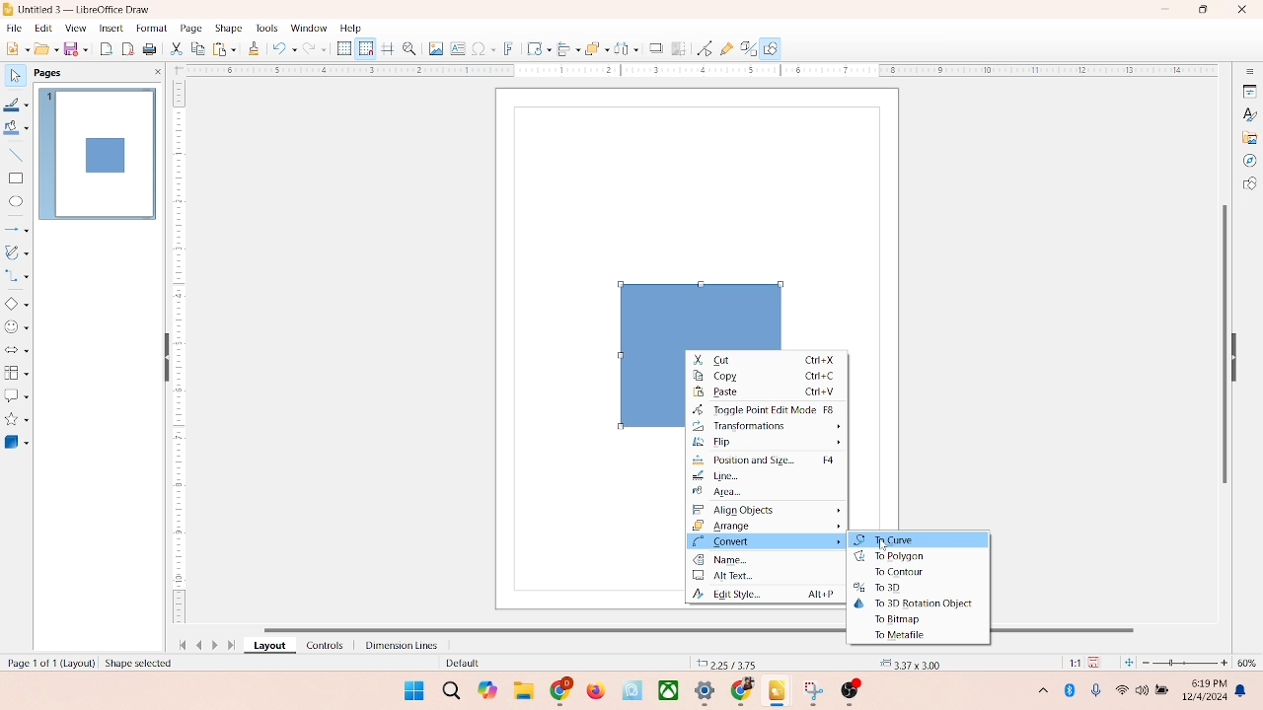 This screenshot has width=1263, height=710. Describe the element at coordinates (199, 645) in the screenshot. I see `previous page` at that location.